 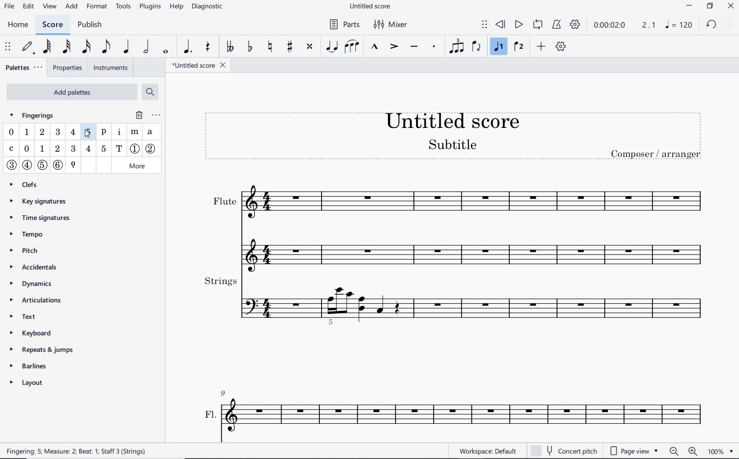 I want to click on rewind, so click(x=501, y=24).